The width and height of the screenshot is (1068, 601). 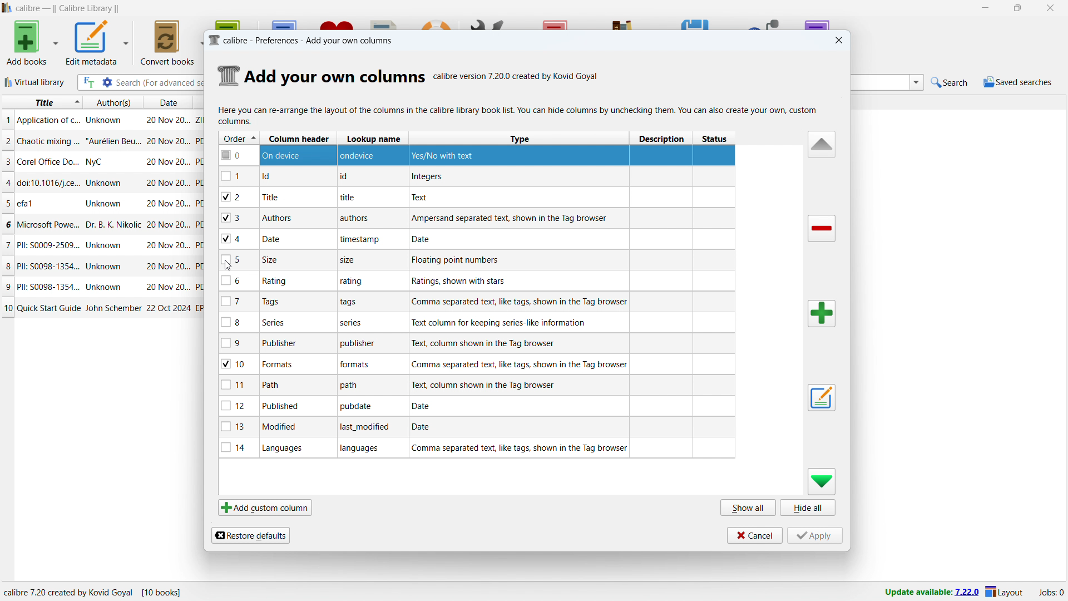 What do you see at coordinates (424, 406) in the screenshot?
I see `Date` at bounding box center [424, 406].